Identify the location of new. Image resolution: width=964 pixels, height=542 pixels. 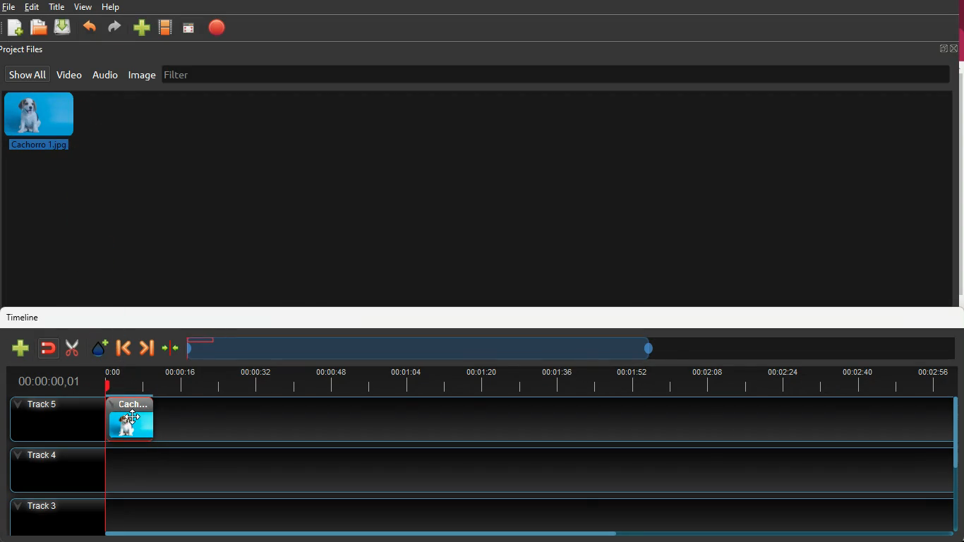
(14, 29).